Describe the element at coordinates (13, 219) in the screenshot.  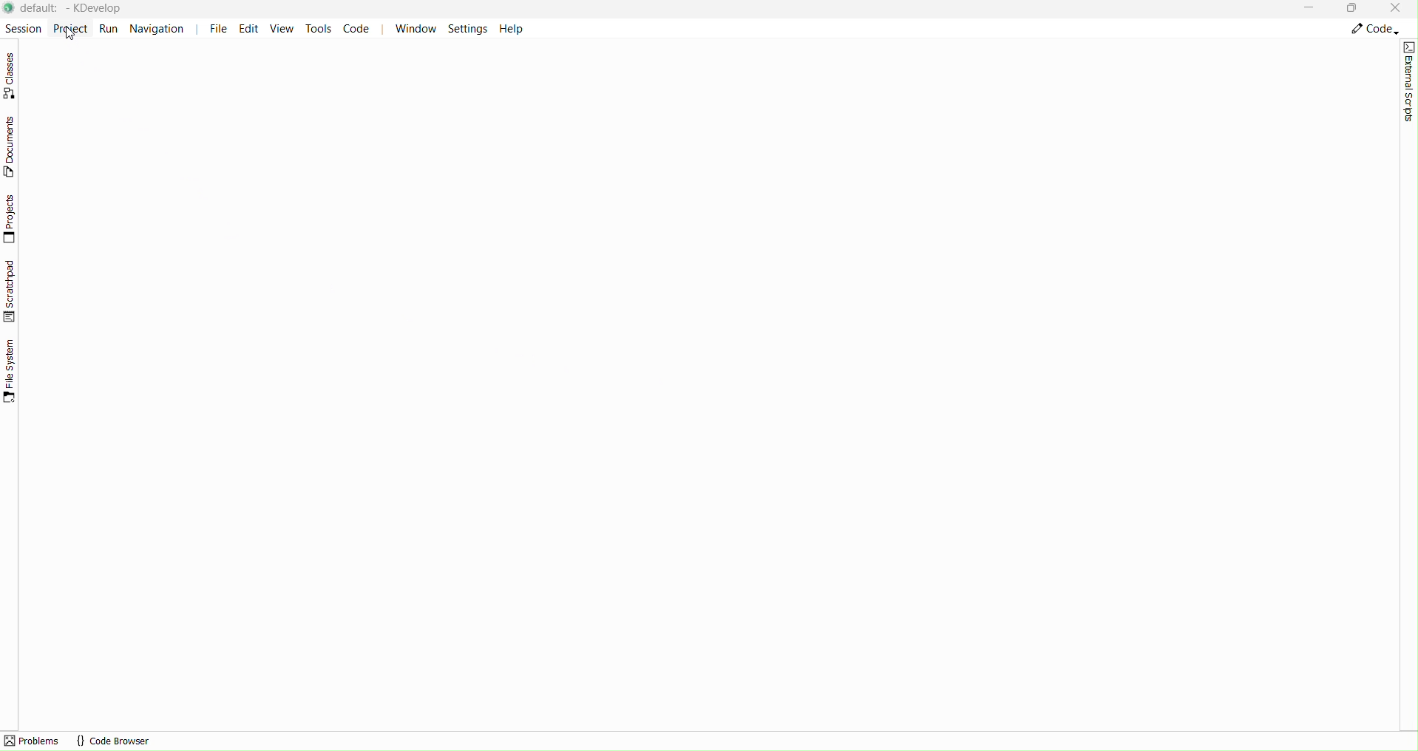
I see `Projects` at that location.